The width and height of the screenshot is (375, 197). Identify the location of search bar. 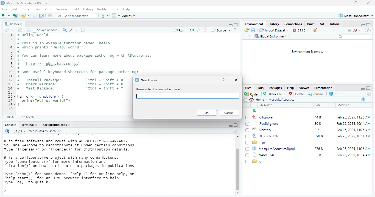
(354, 37).